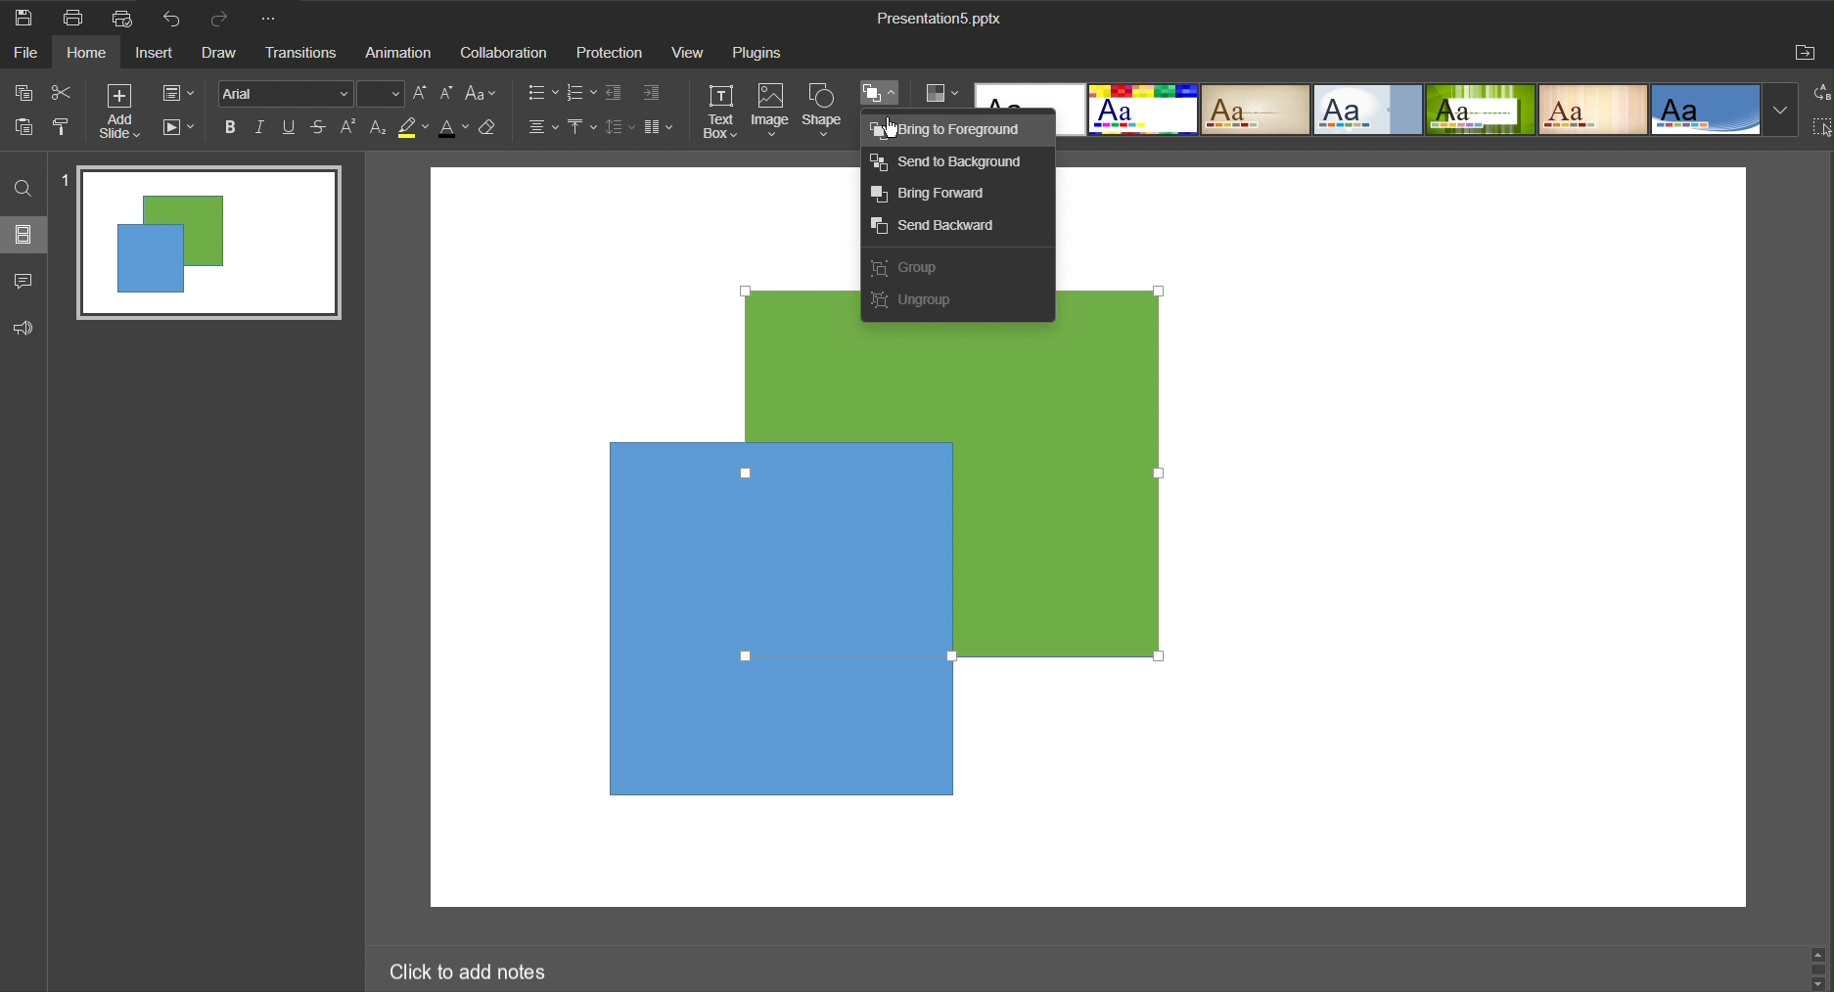 This screenshot has height=992, width=1834. Describe the element at coordinates (612, 53) in the screenshot. I see `Protection` at that location.